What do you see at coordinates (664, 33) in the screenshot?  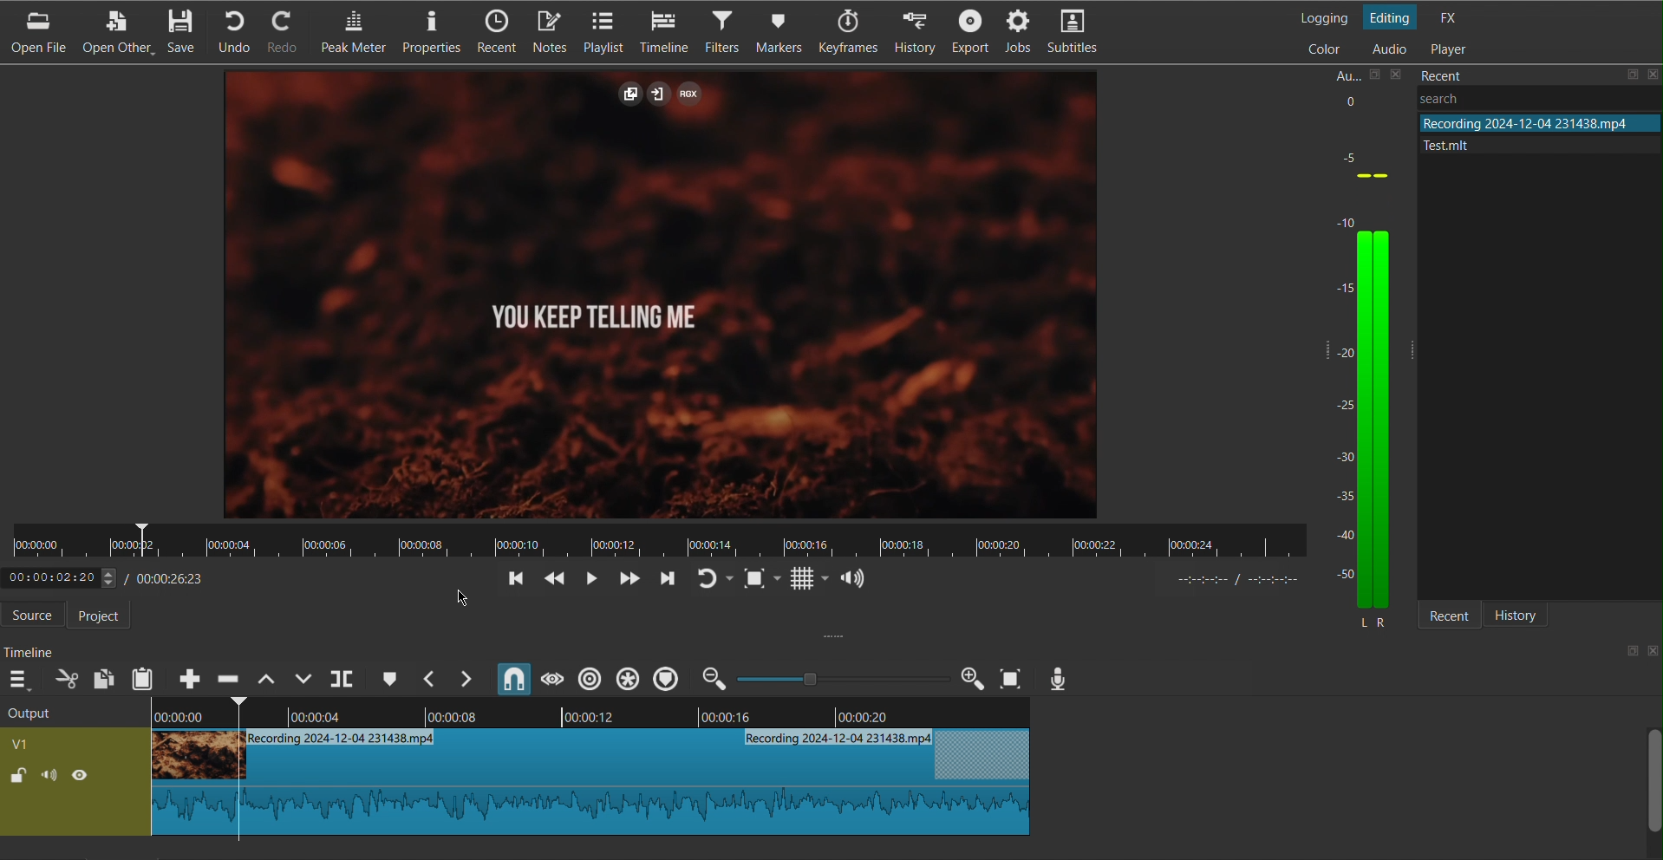 I see `Timeline` at bounding box center [664, 33].